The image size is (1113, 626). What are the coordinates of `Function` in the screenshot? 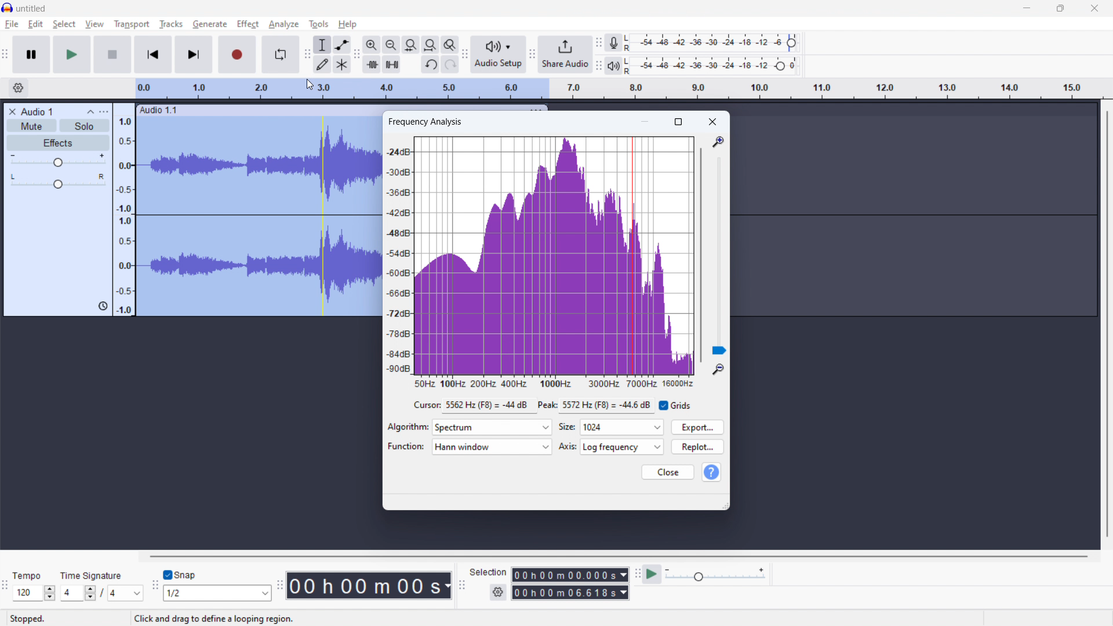 It's located at (405, 446).